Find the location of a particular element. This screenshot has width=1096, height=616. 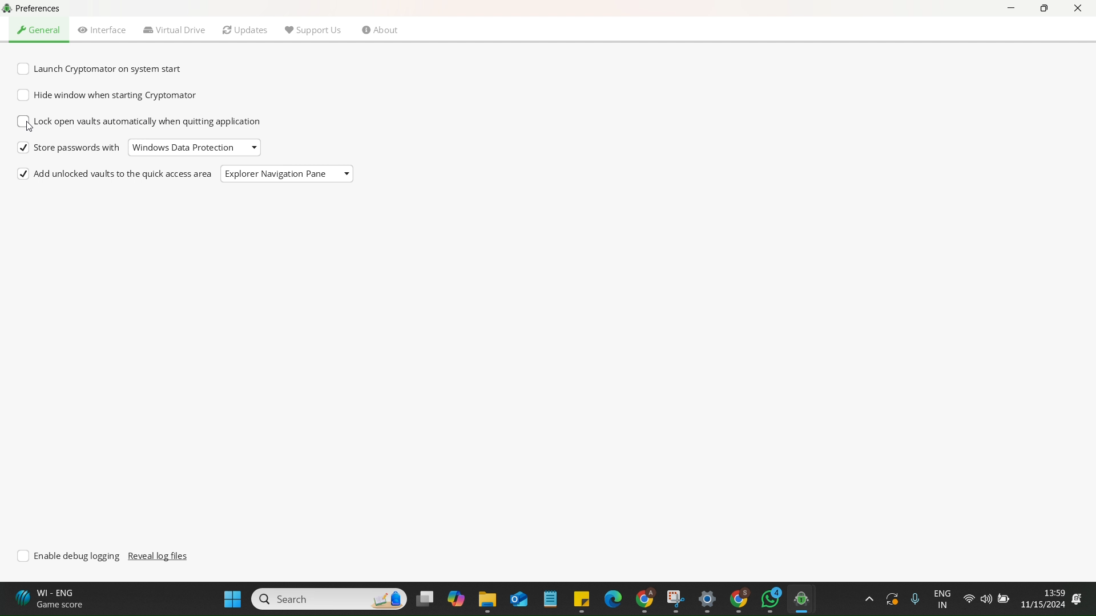

Automatically Lock Unlock Vault is located at coordinates (141, 123).